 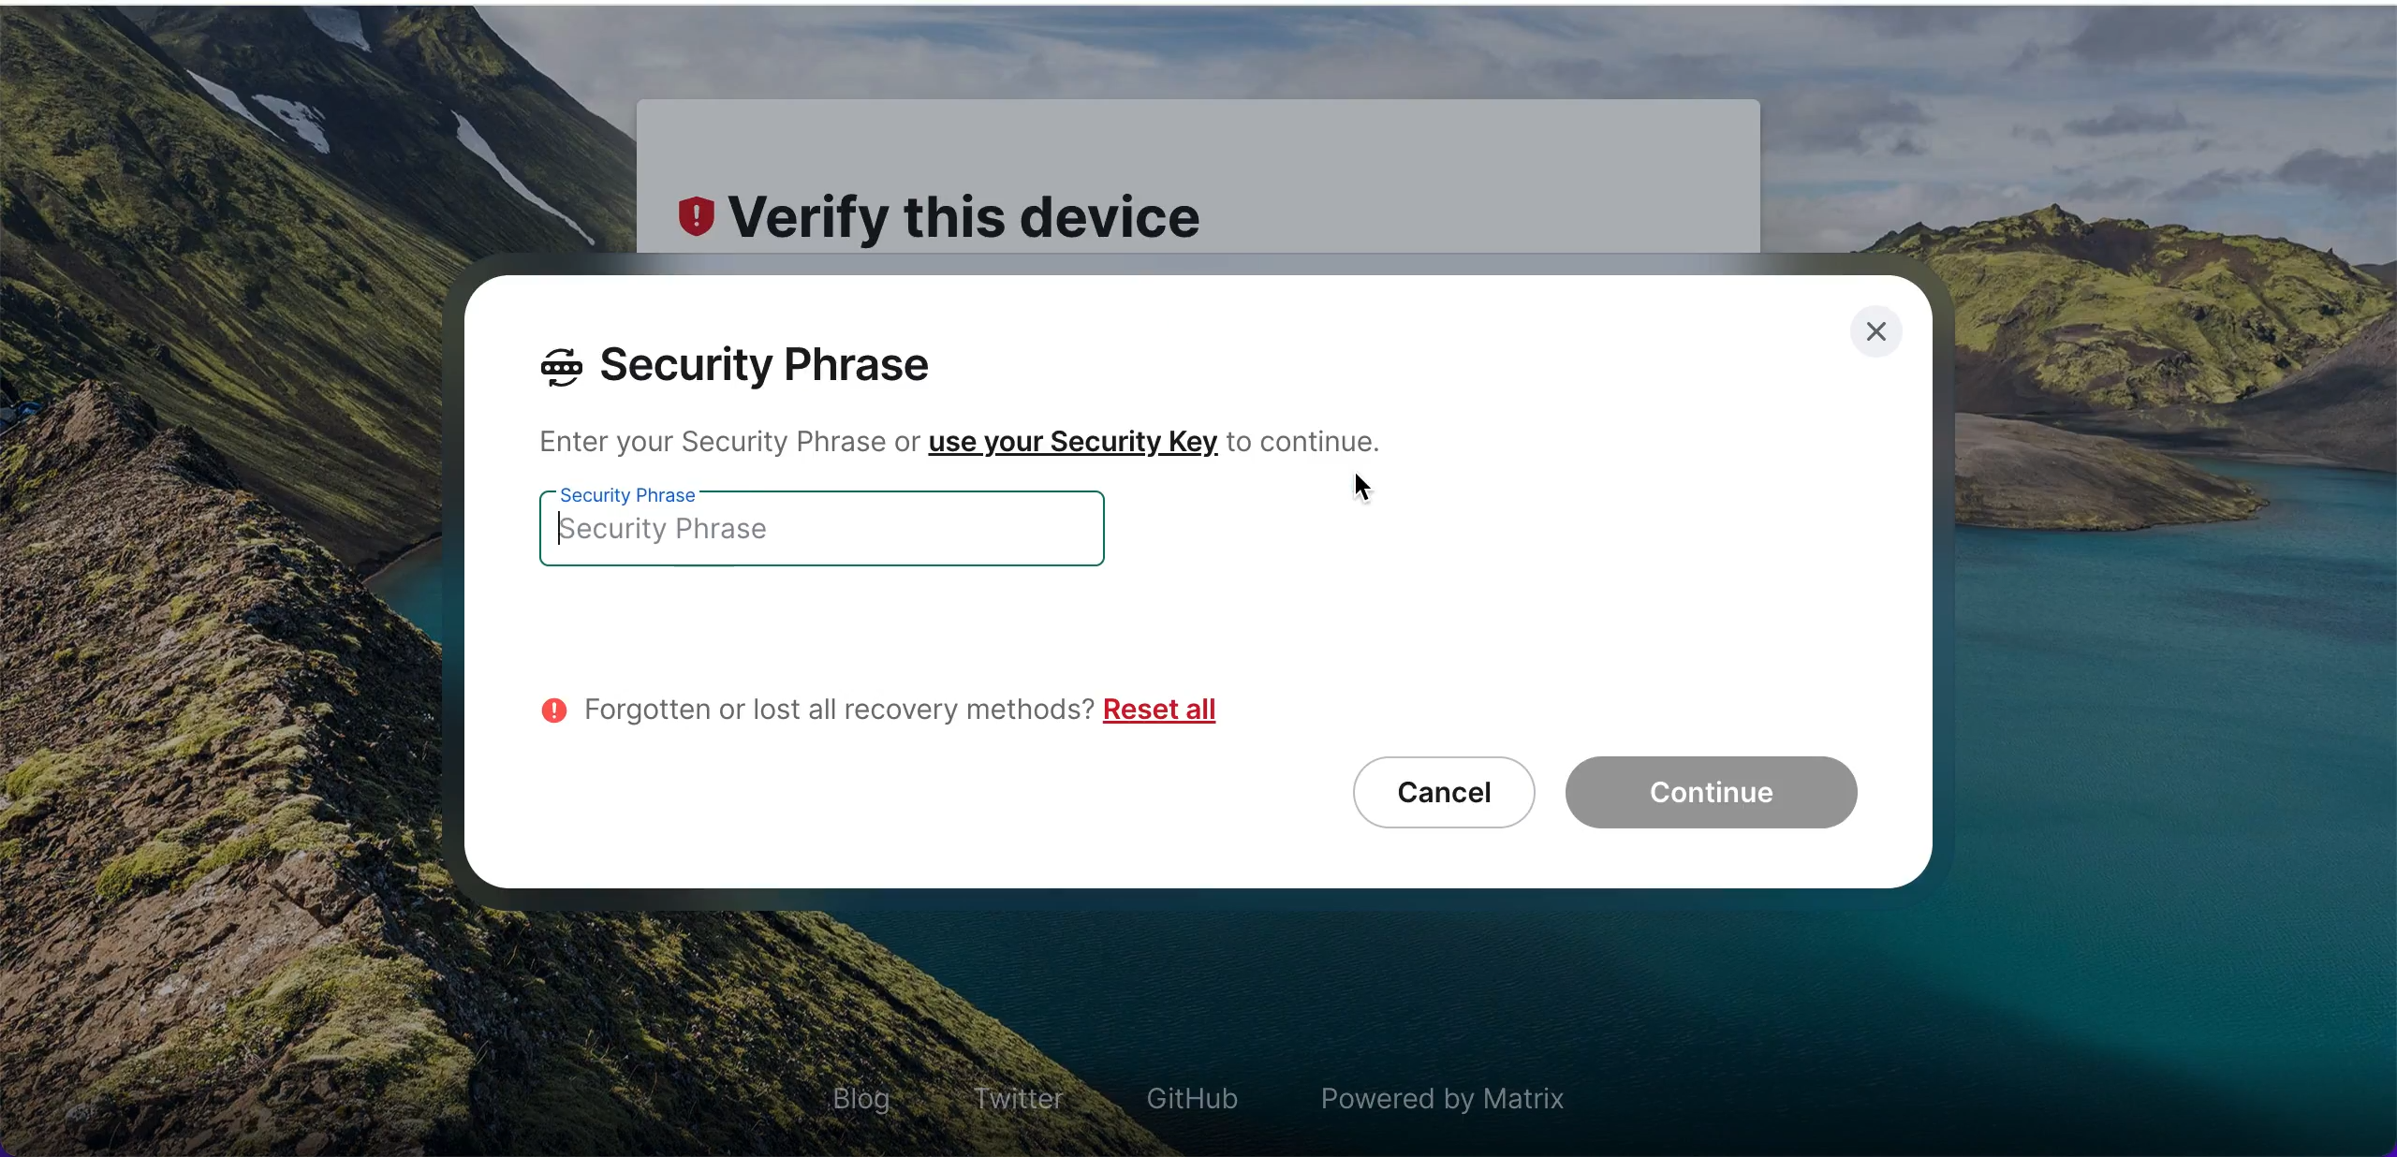 I want to click on security phrase, so click(x=851, y=534).